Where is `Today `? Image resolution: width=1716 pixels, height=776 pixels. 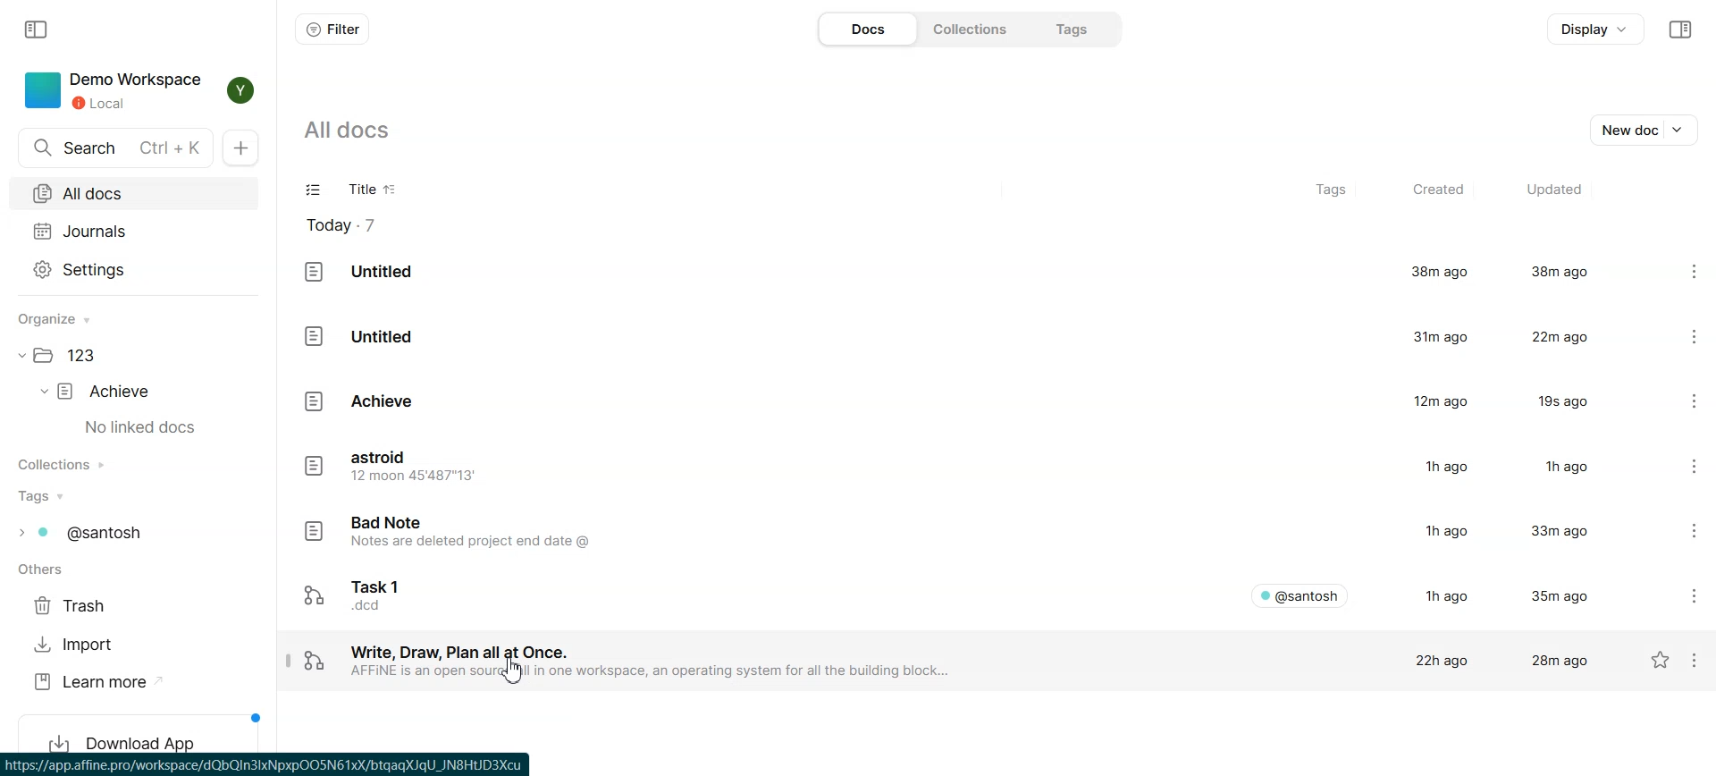 Today  is located at coordinates (351, 225).